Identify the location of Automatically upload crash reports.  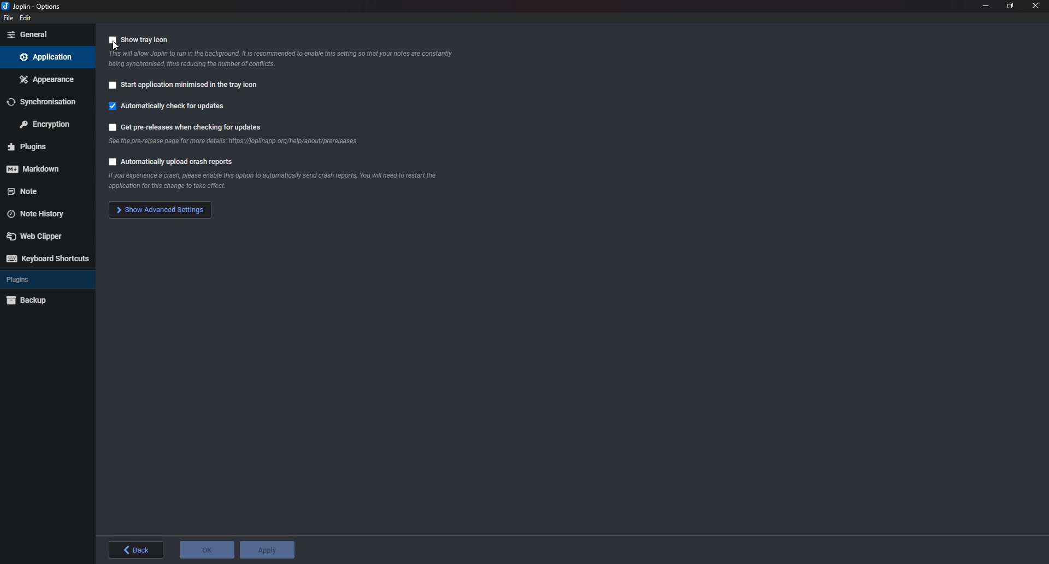
(171, 163).